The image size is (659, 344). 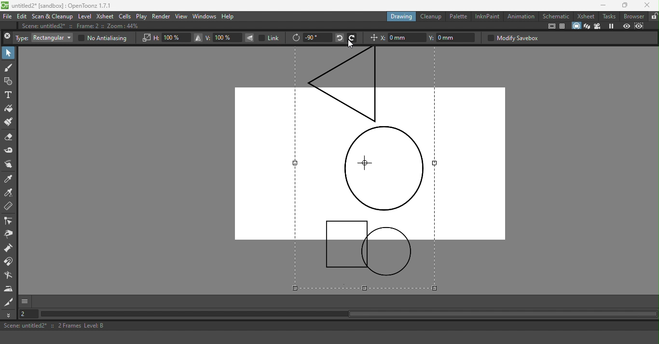 I want to click on No Antialiasing, so click(x=102, y=38).